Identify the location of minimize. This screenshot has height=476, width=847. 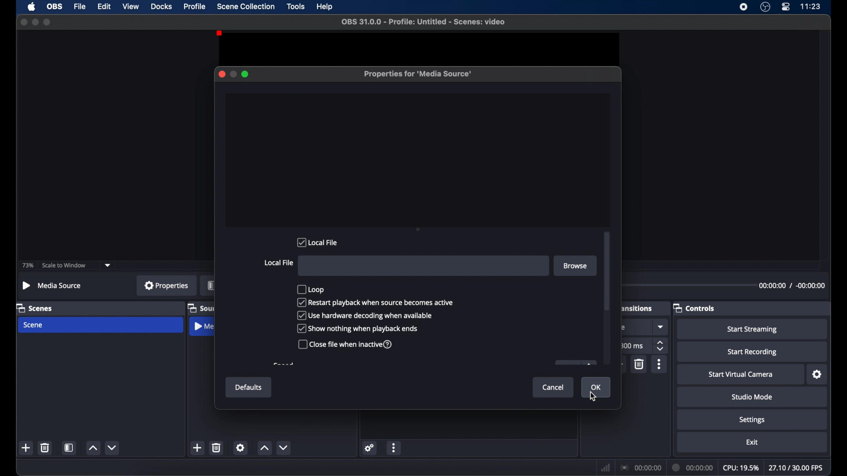
(233, 74).